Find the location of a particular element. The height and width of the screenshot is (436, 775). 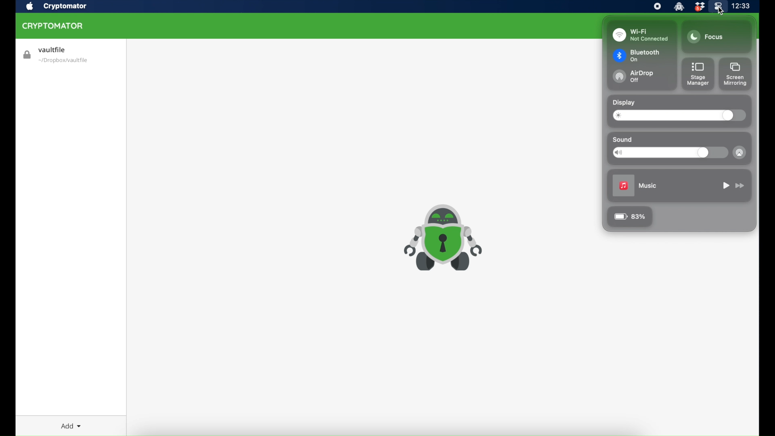

apple icon is located at coordinates (29, 6).